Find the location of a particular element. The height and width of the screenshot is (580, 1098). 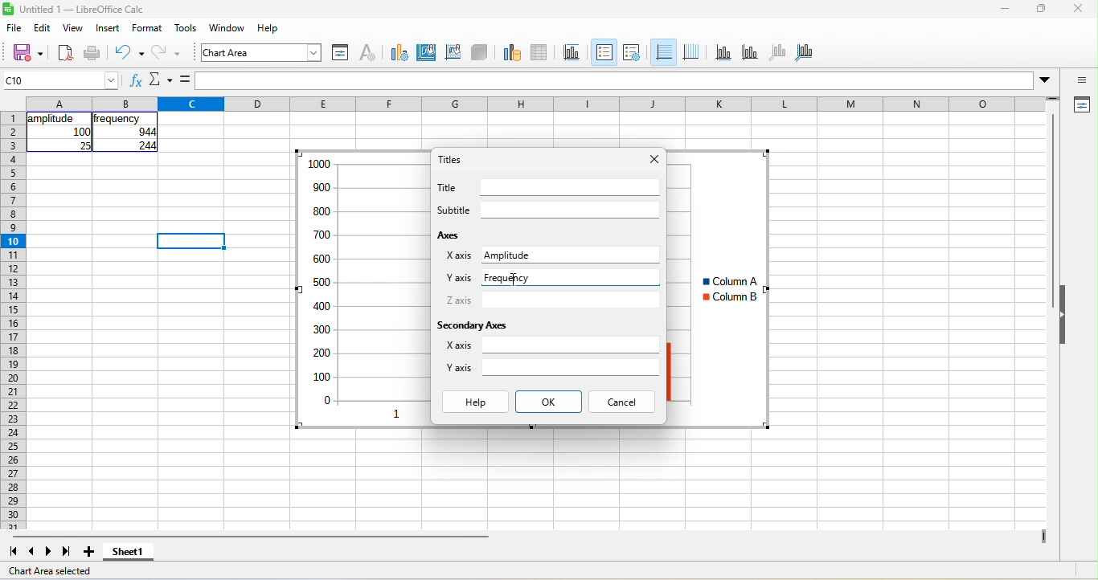

Y axis is located at coordinates (459, 278).